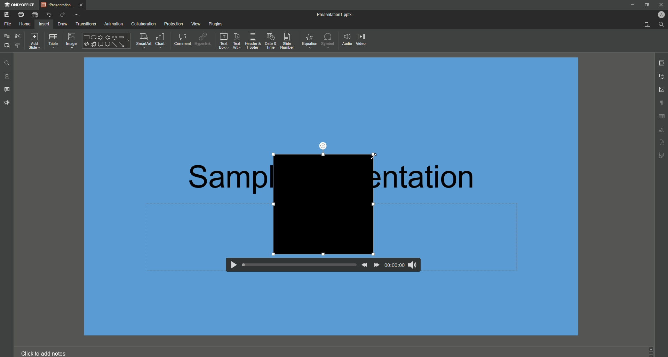  What do you see at coordinates (53, 41) in the screenshot?
I see `Table` at bounding box center [53, 41].